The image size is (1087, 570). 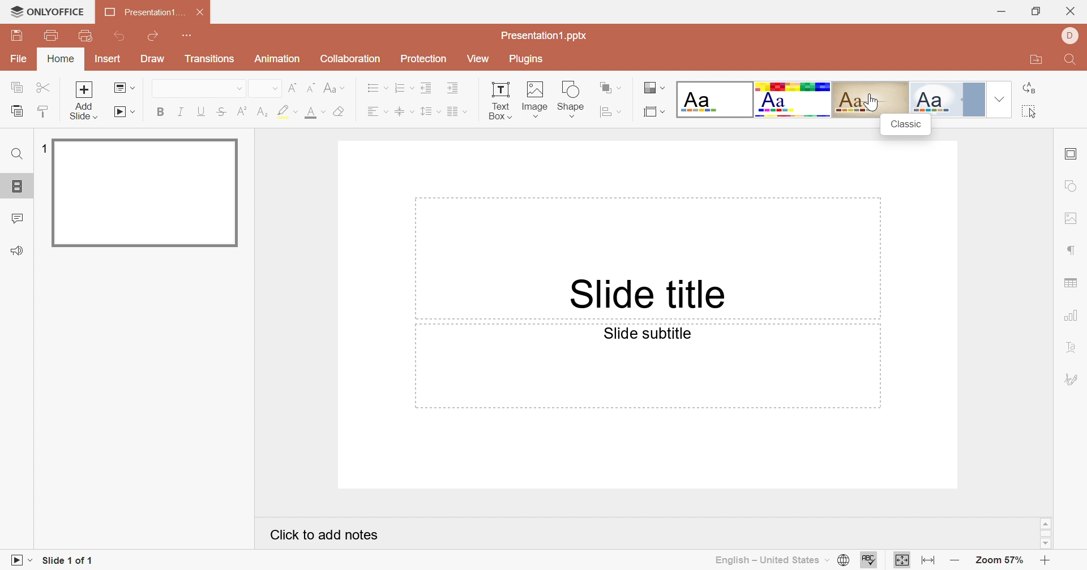 I want to click on Official, so click(x=948, y=99).